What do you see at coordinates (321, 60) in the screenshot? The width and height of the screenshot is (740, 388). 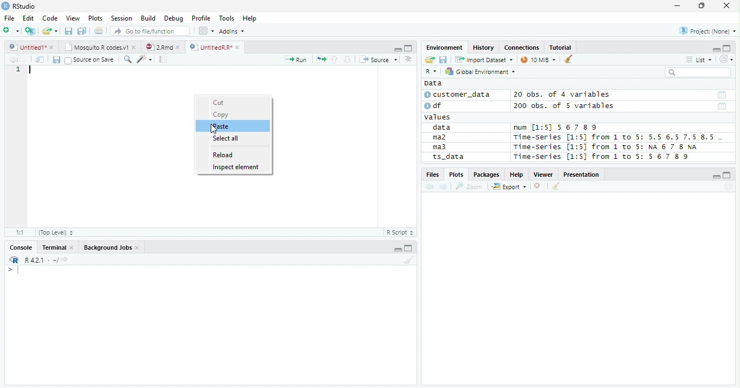 I see `Re-run` at bounding box center [321, 60].